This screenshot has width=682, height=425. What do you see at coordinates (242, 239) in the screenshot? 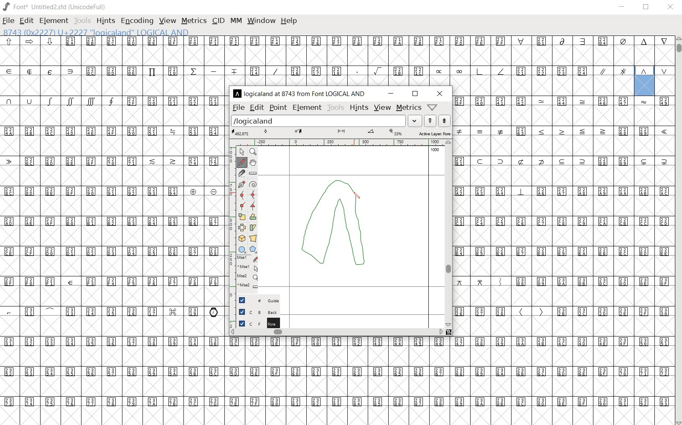
I see `rotate the selection in 3D and project back to plane` at bounding box center [242, 239].